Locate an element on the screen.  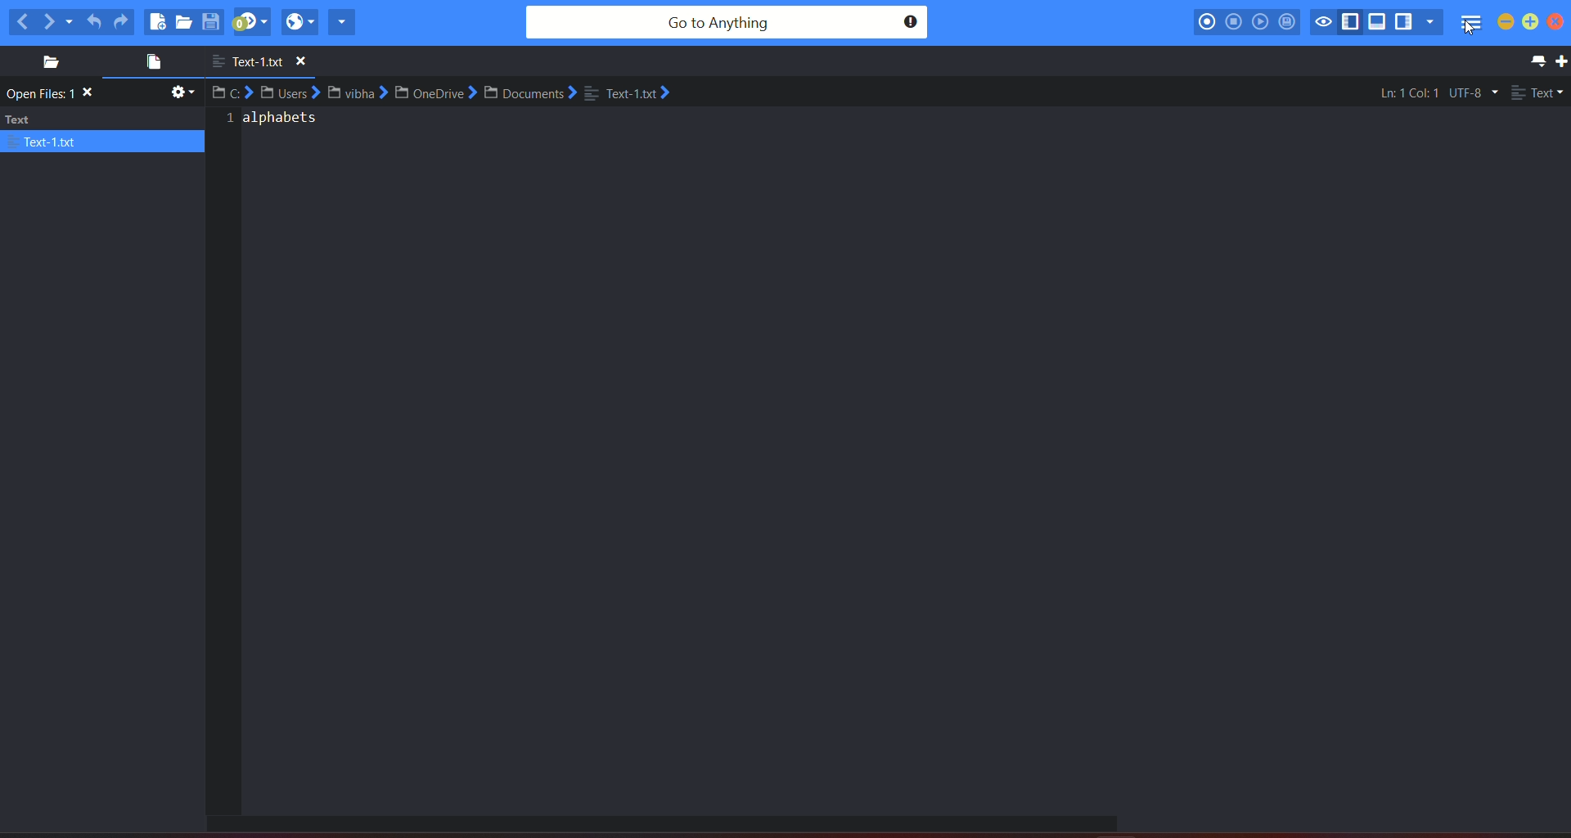
redo is located at coordinates (122, 21).